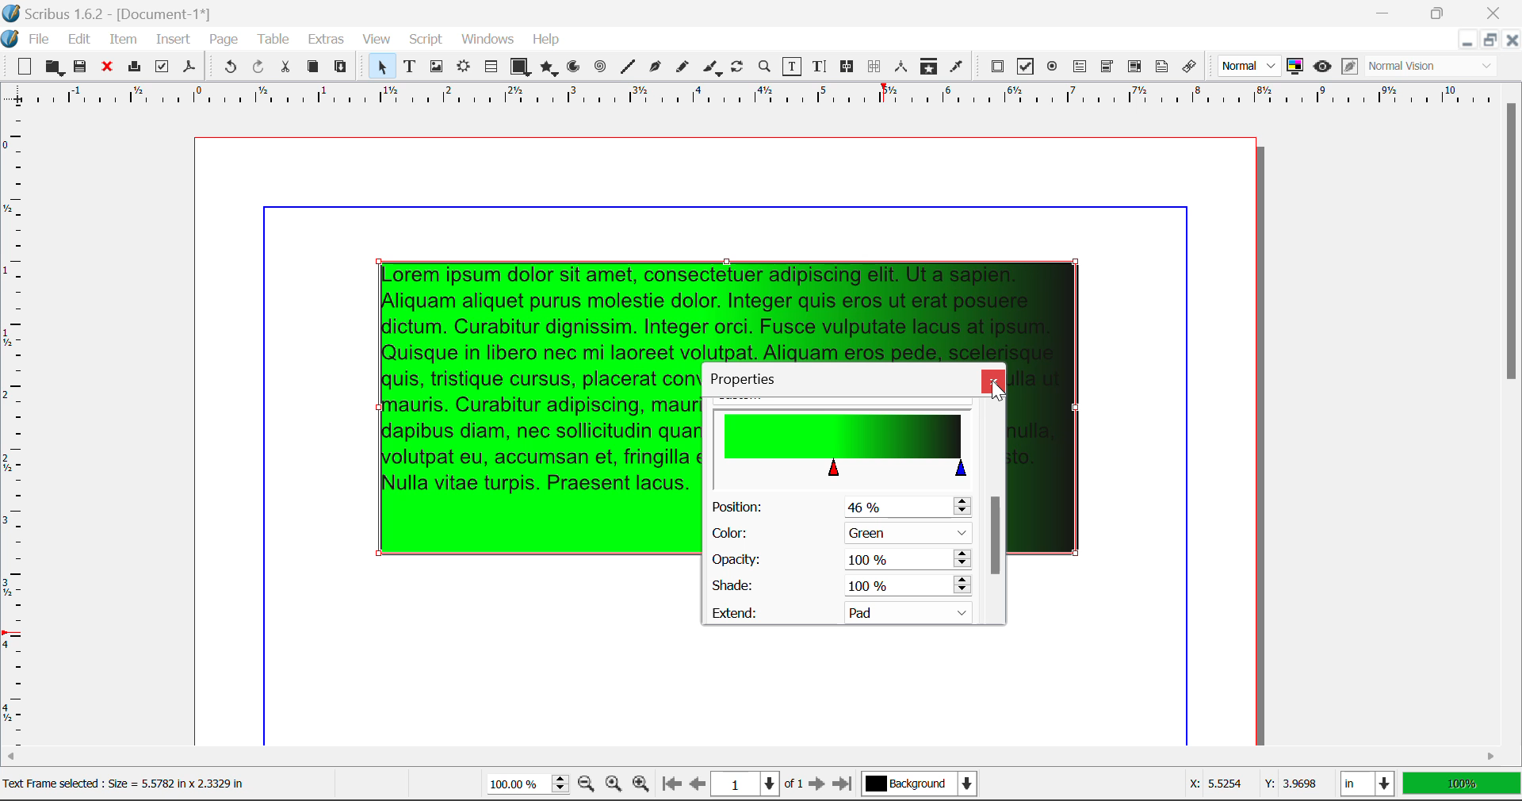 The width and height of the screenshot is (1522, 801). I want to click on Redo, so click(258, 69).